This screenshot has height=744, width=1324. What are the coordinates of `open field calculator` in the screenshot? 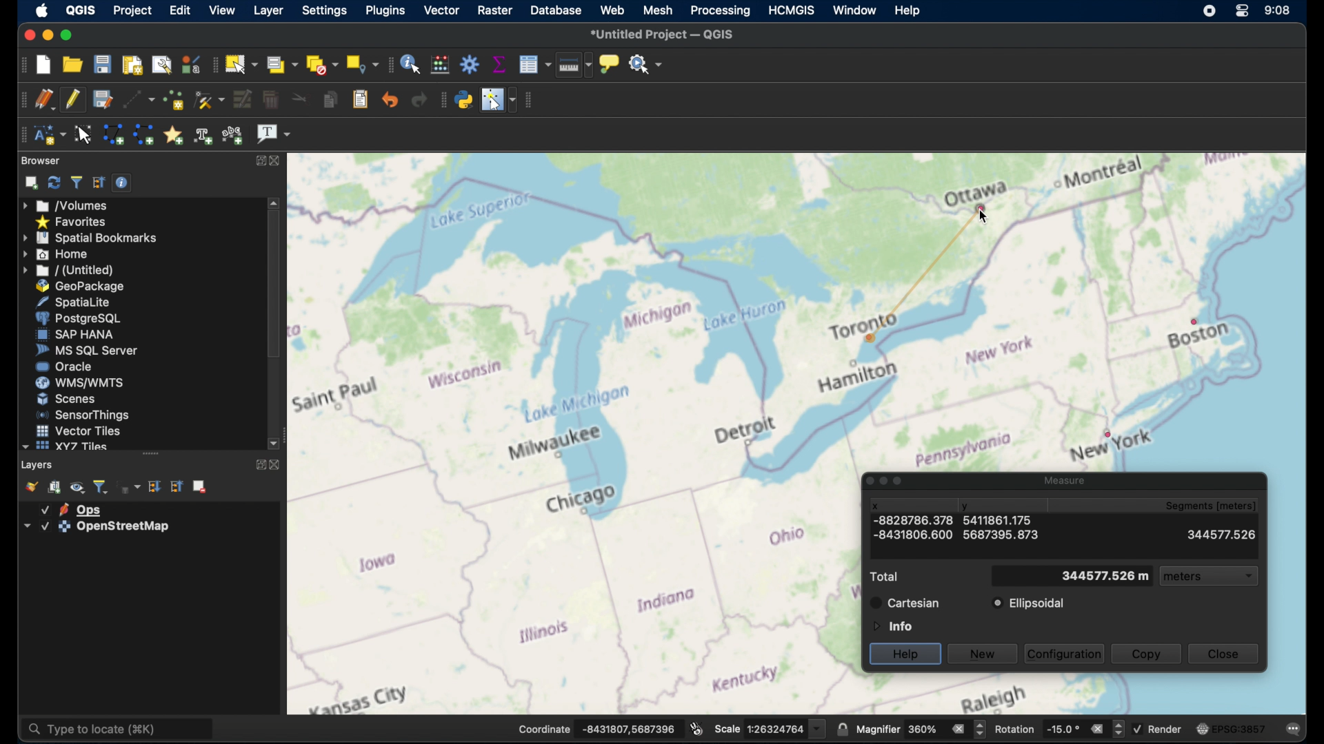 It's located at (442, 63).